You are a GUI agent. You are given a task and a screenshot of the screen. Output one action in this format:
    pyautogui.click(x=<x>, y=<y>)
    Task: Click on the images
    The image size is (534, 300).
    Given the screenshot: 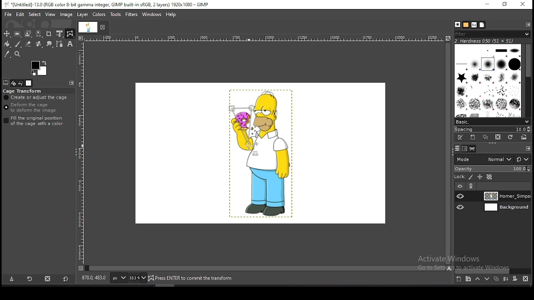 What is the action you would take?
    pyautogui.click(x=29, y=83)
    